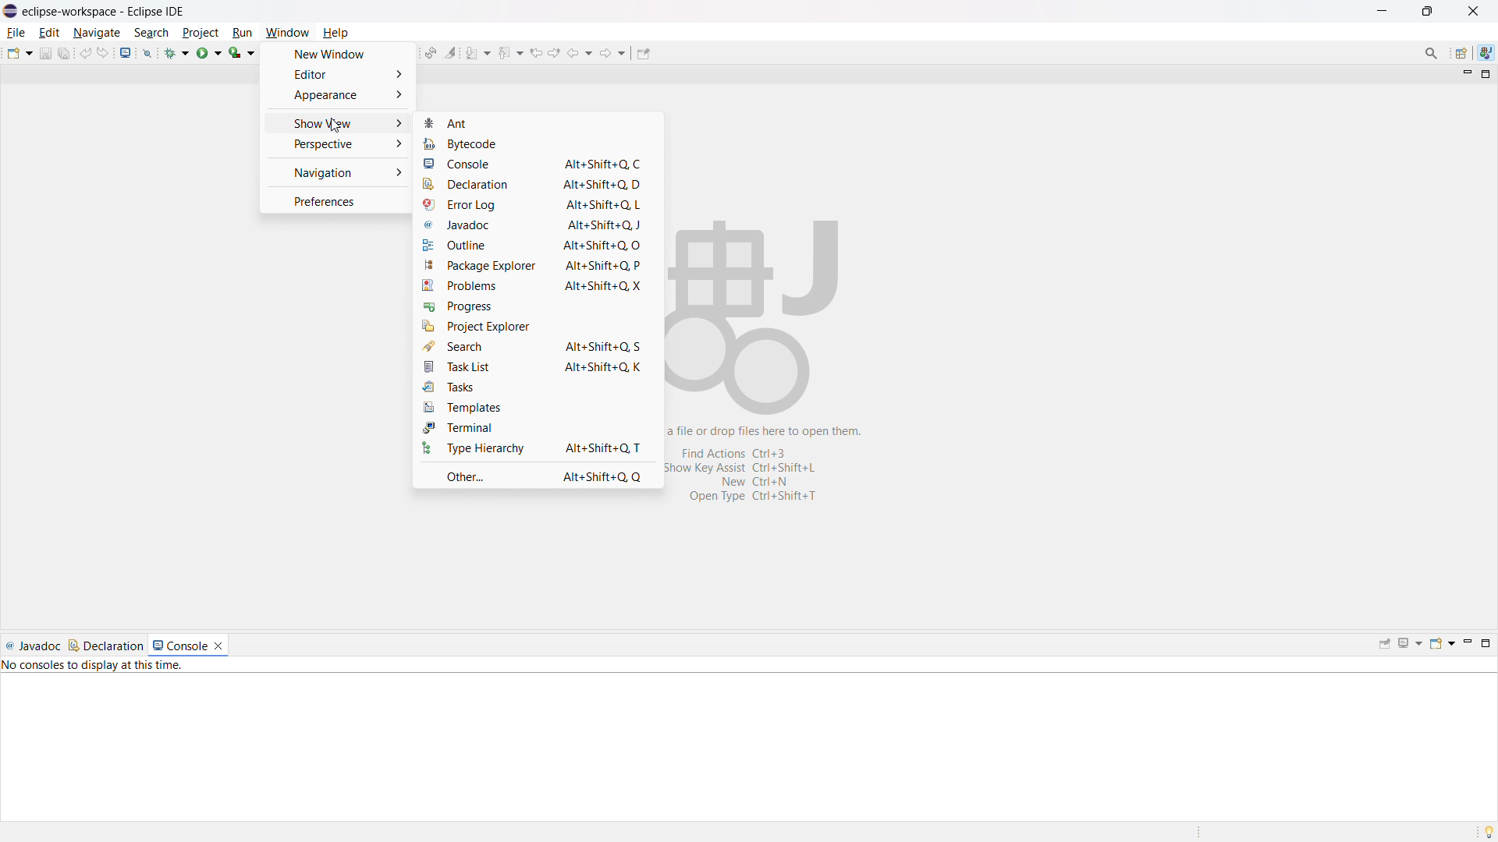  Describe the element at coordinates (537, 476) in the screenshot. I see `other` at that location.